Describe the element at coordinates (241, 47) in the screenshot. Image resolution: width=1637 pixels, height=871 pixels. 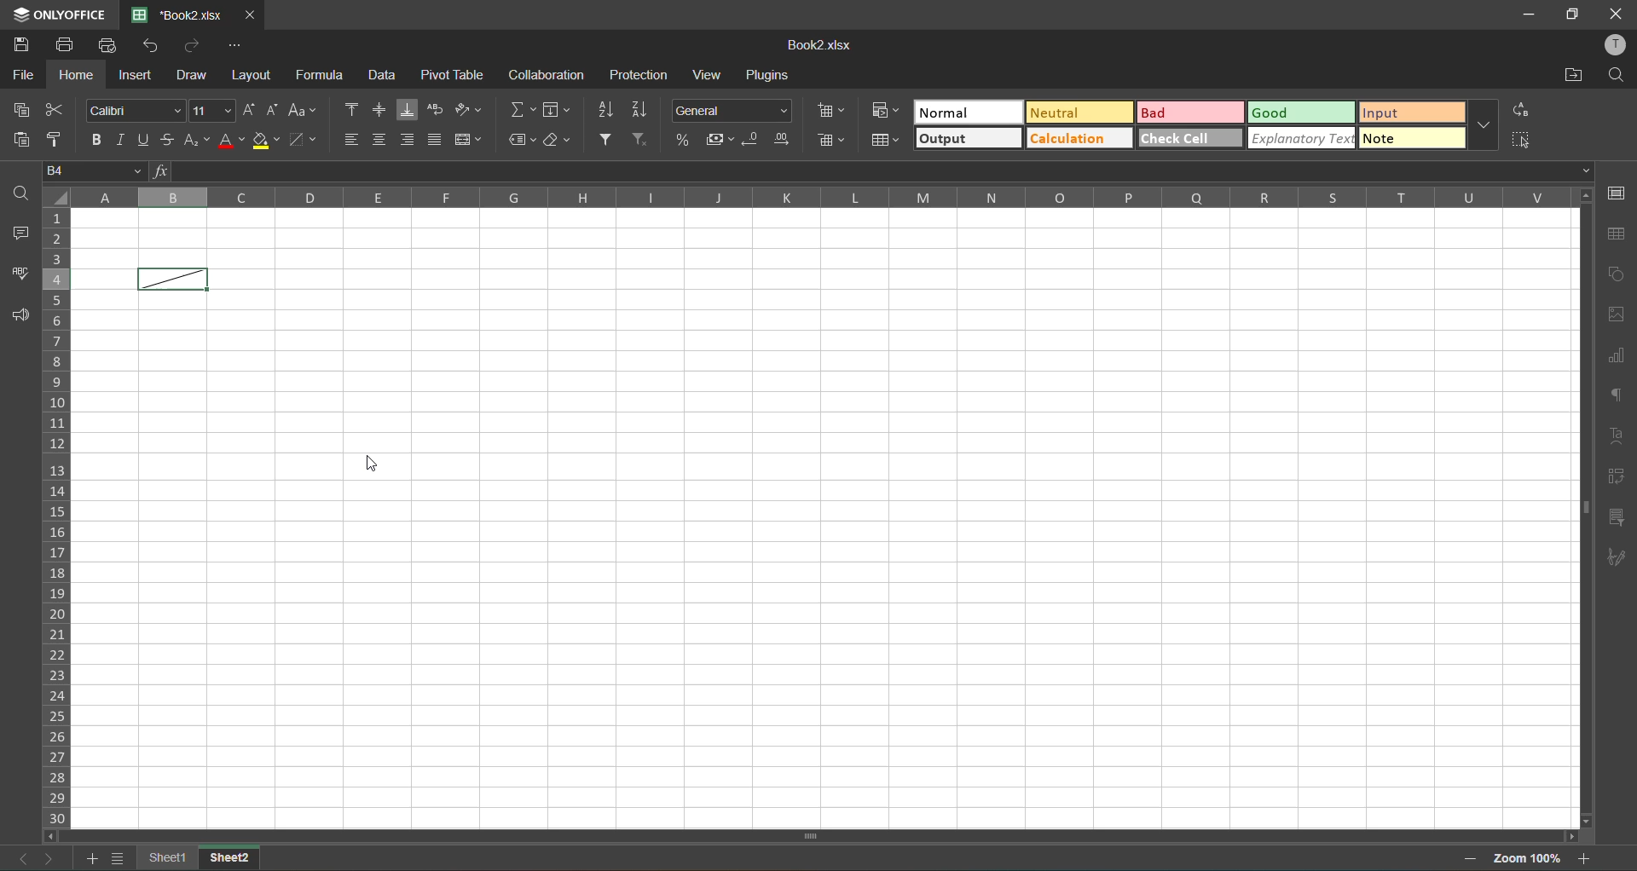
I see `customize quick access toolbar` at that location.